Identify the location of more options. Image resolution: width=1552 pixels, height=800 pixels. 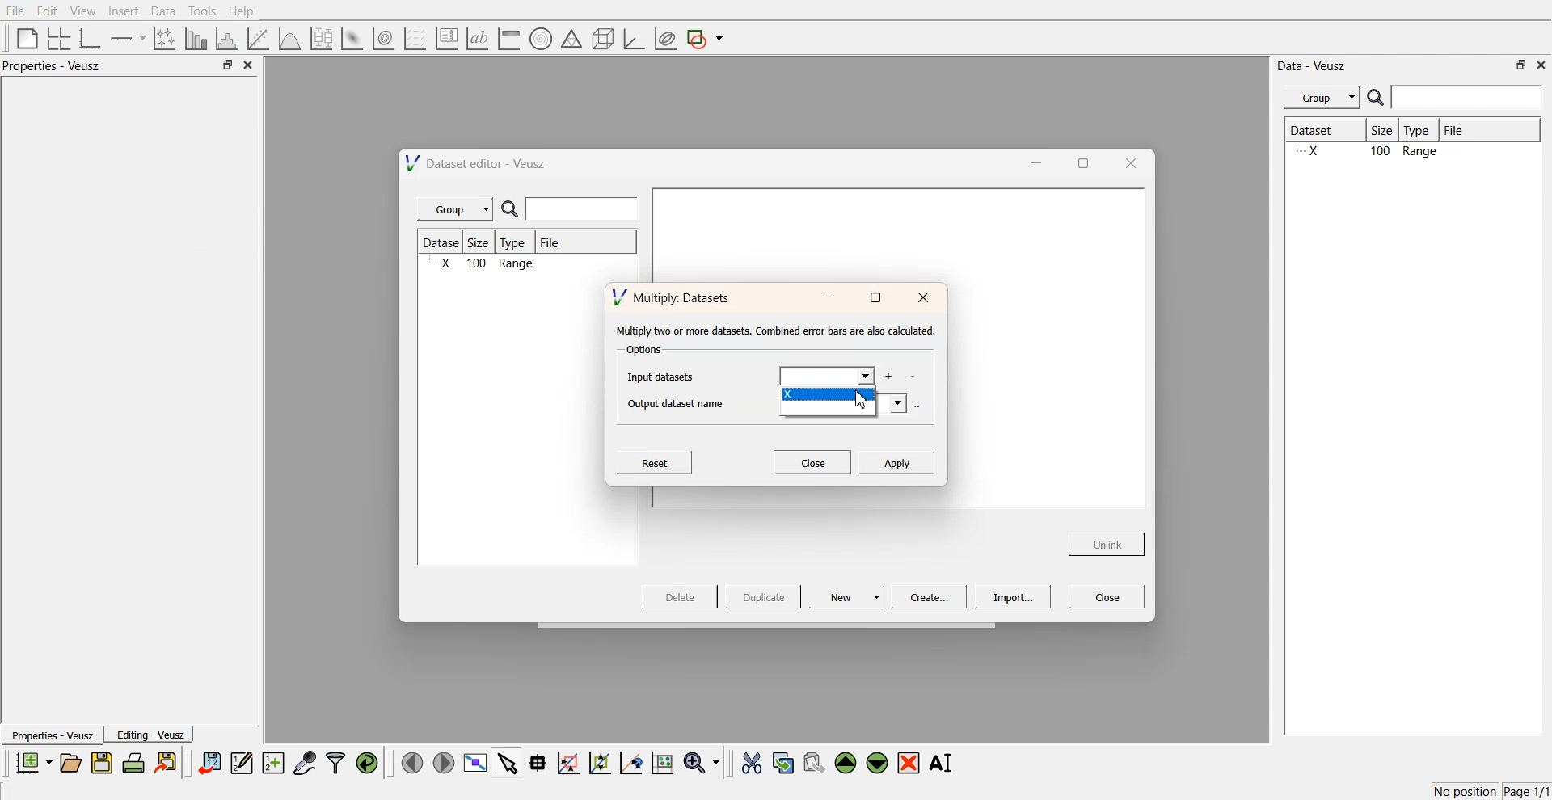
(917, 405).